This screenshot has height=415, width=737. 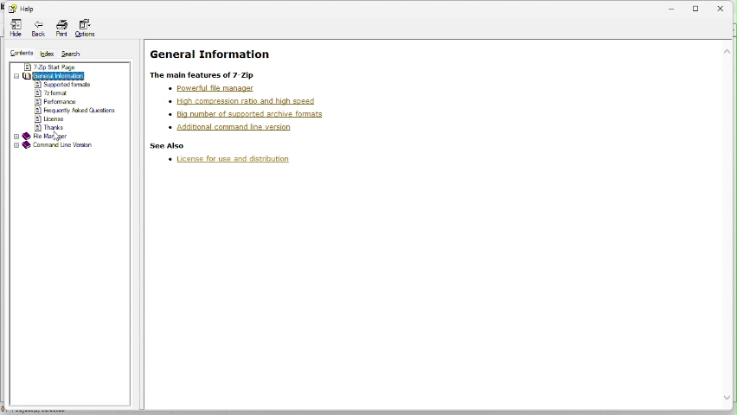 What do you see at coordinates (15, 29) in the screenshot?
I see `hide` at bounding box center [15, 29].